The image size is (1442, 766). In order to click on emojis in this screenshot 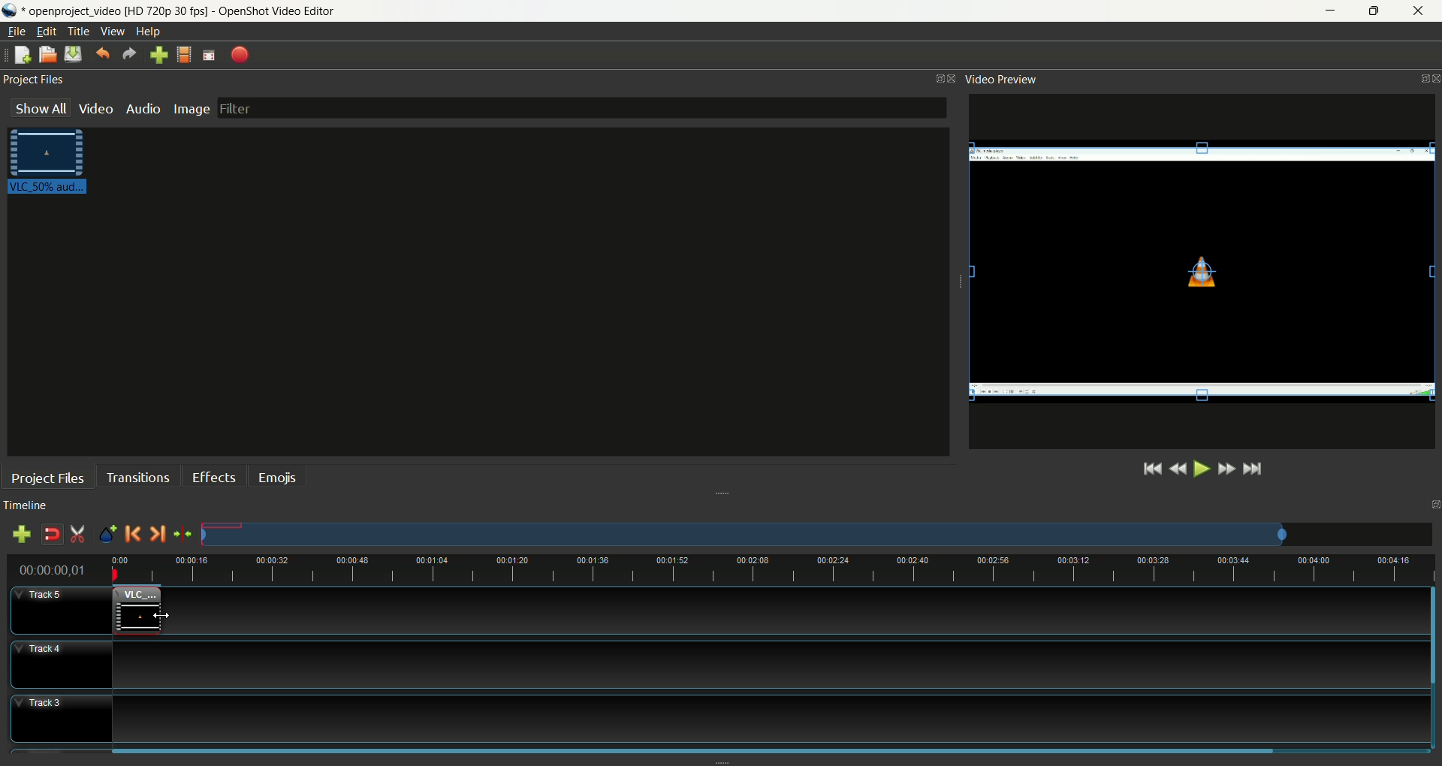, I will do `click(278, 477)`.